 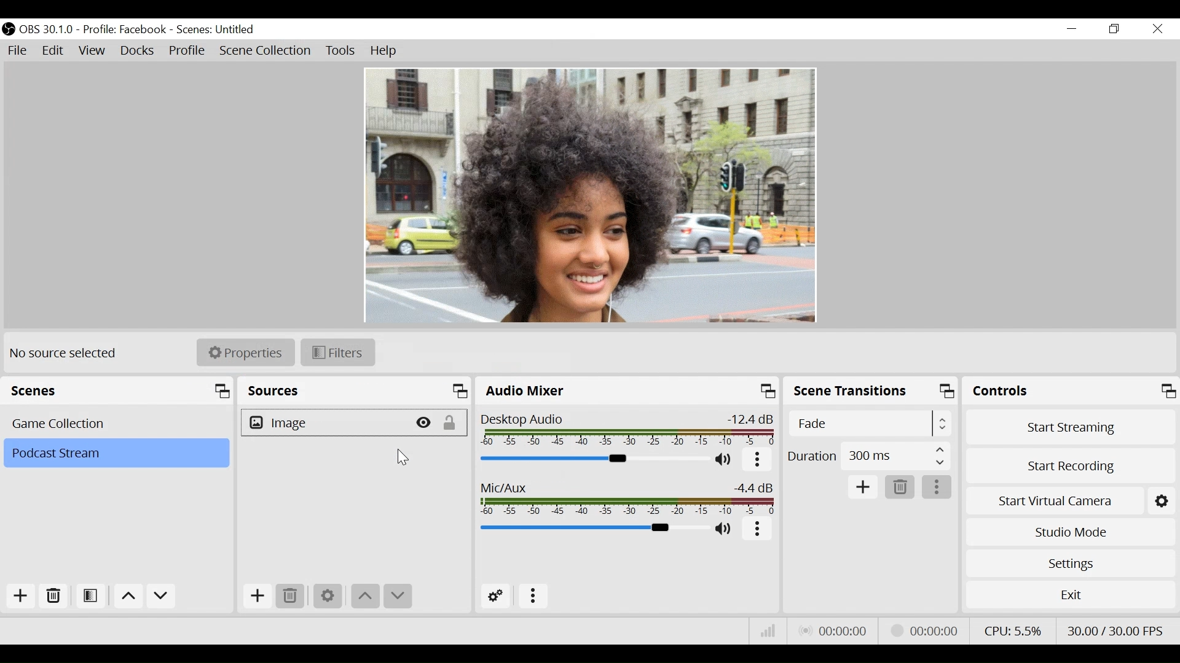 What do you see at coordinates (398, 597) in the screenshot?
I see `Move down` at bounding box center [398, 597].